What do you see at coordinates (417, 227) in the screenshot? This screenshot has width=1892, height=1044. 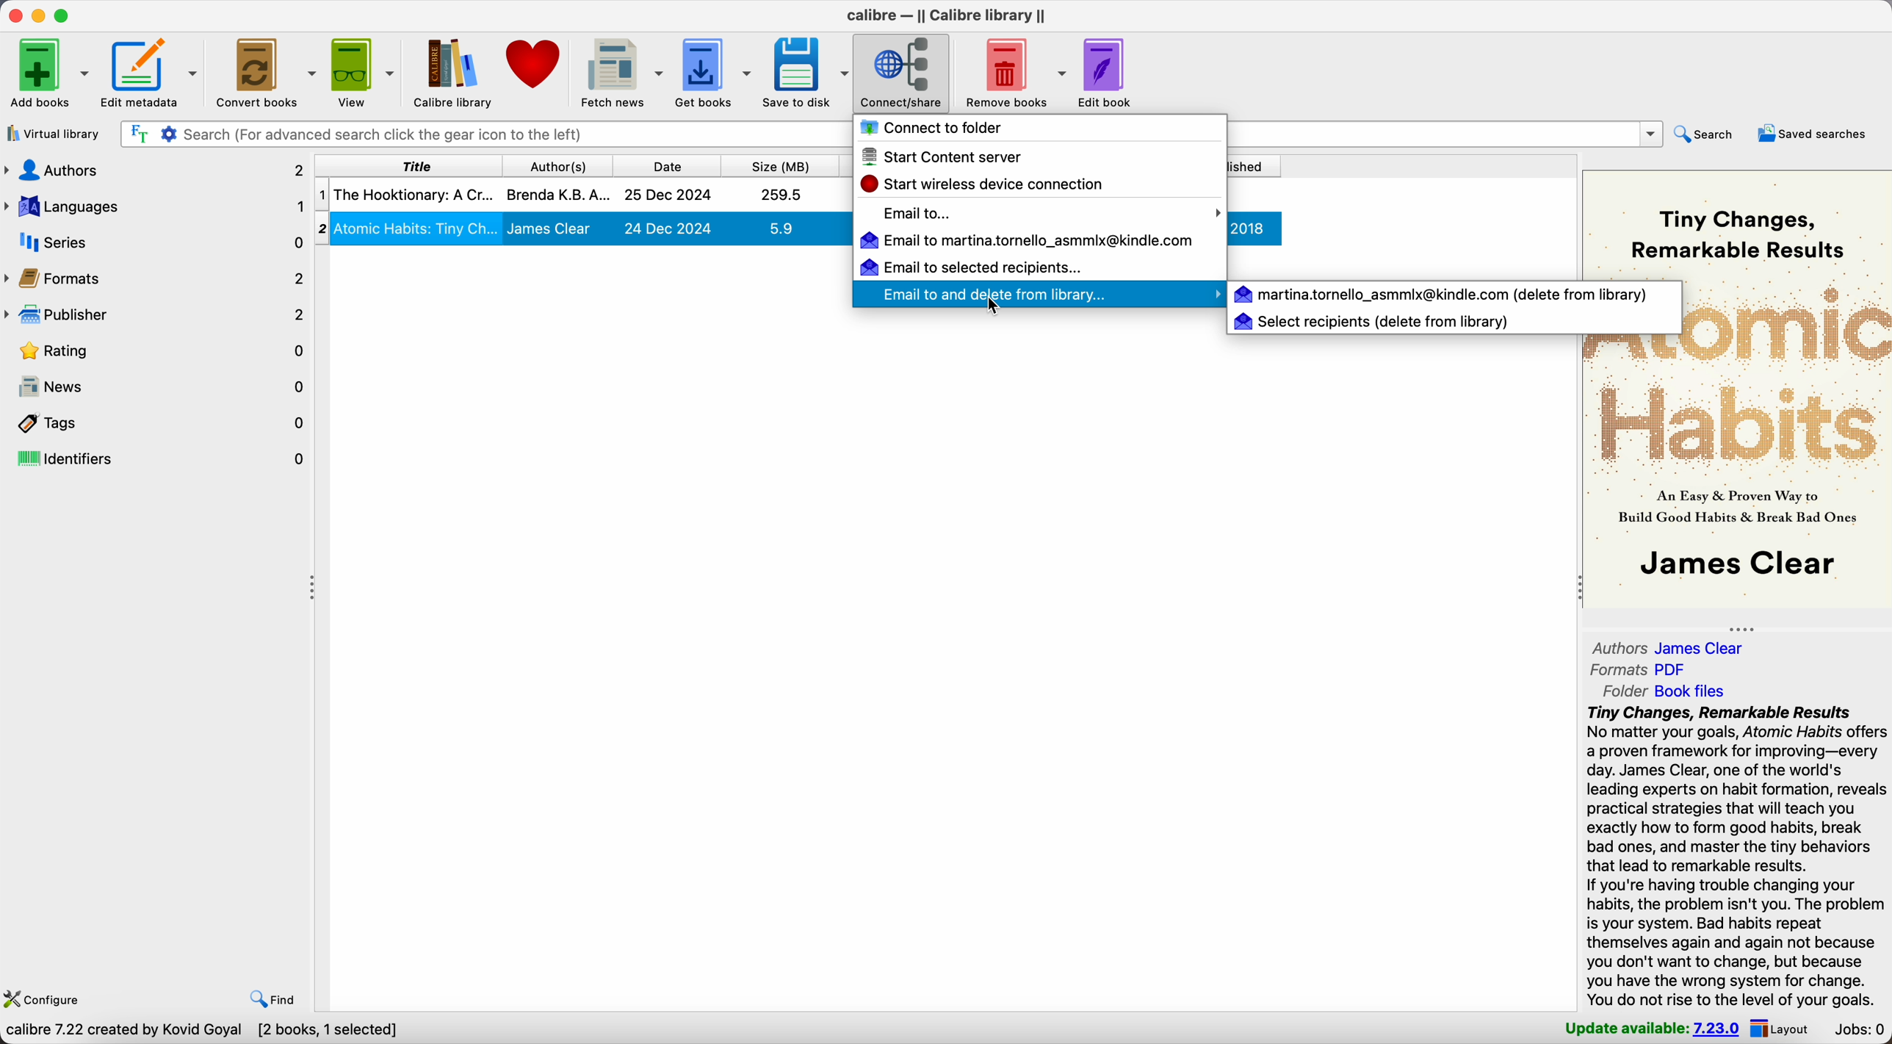 I see `2| Atomic Habits: Tiny Ch...` at bounding box center [417, 227].